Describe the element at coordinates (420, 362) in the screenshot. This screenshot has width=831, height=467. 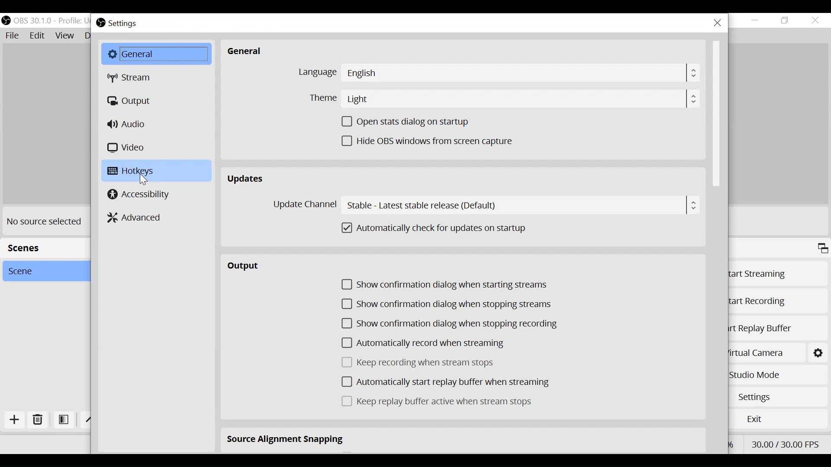
I see `Keep recording when stream stops` at that location.